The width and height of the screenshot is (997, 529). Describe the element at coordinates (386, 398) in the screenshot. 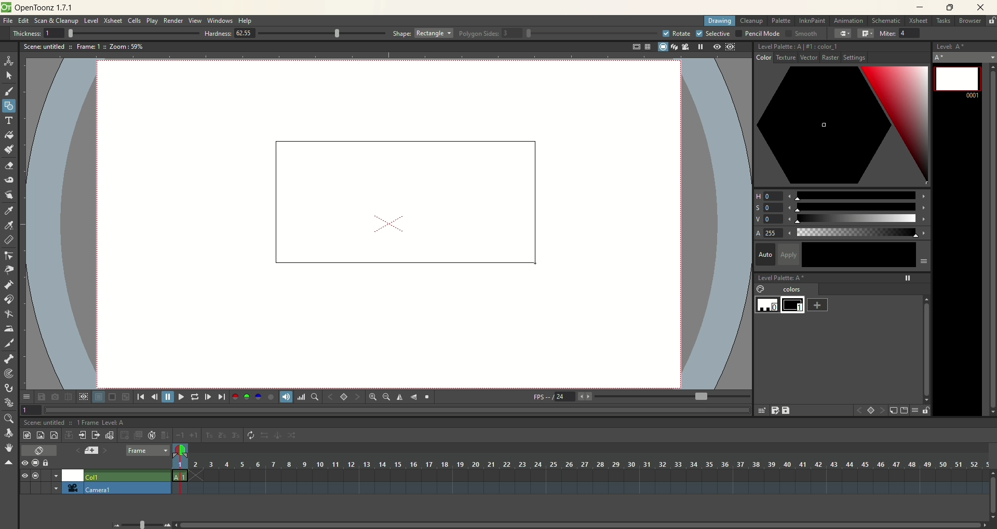

I see `zoom out` at that location.